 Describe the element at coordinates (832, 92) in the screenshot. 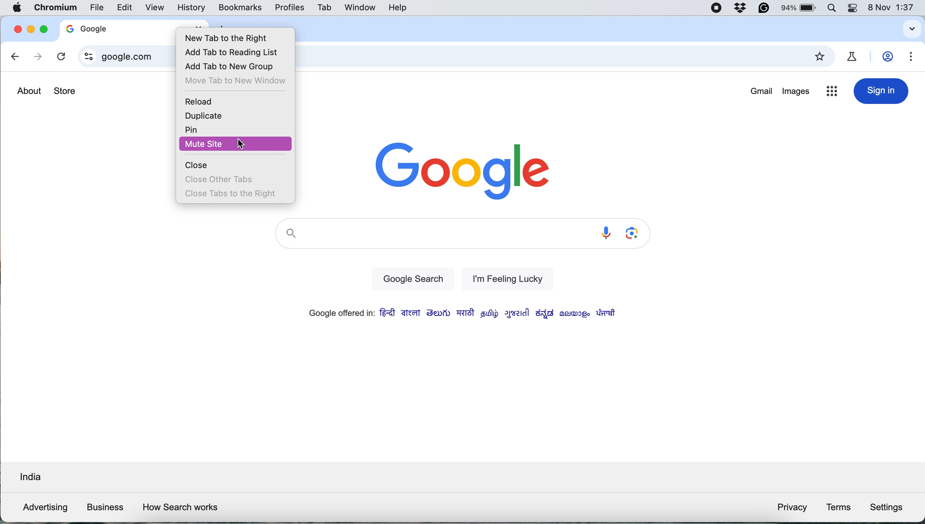

I see `chrome store` at that location.